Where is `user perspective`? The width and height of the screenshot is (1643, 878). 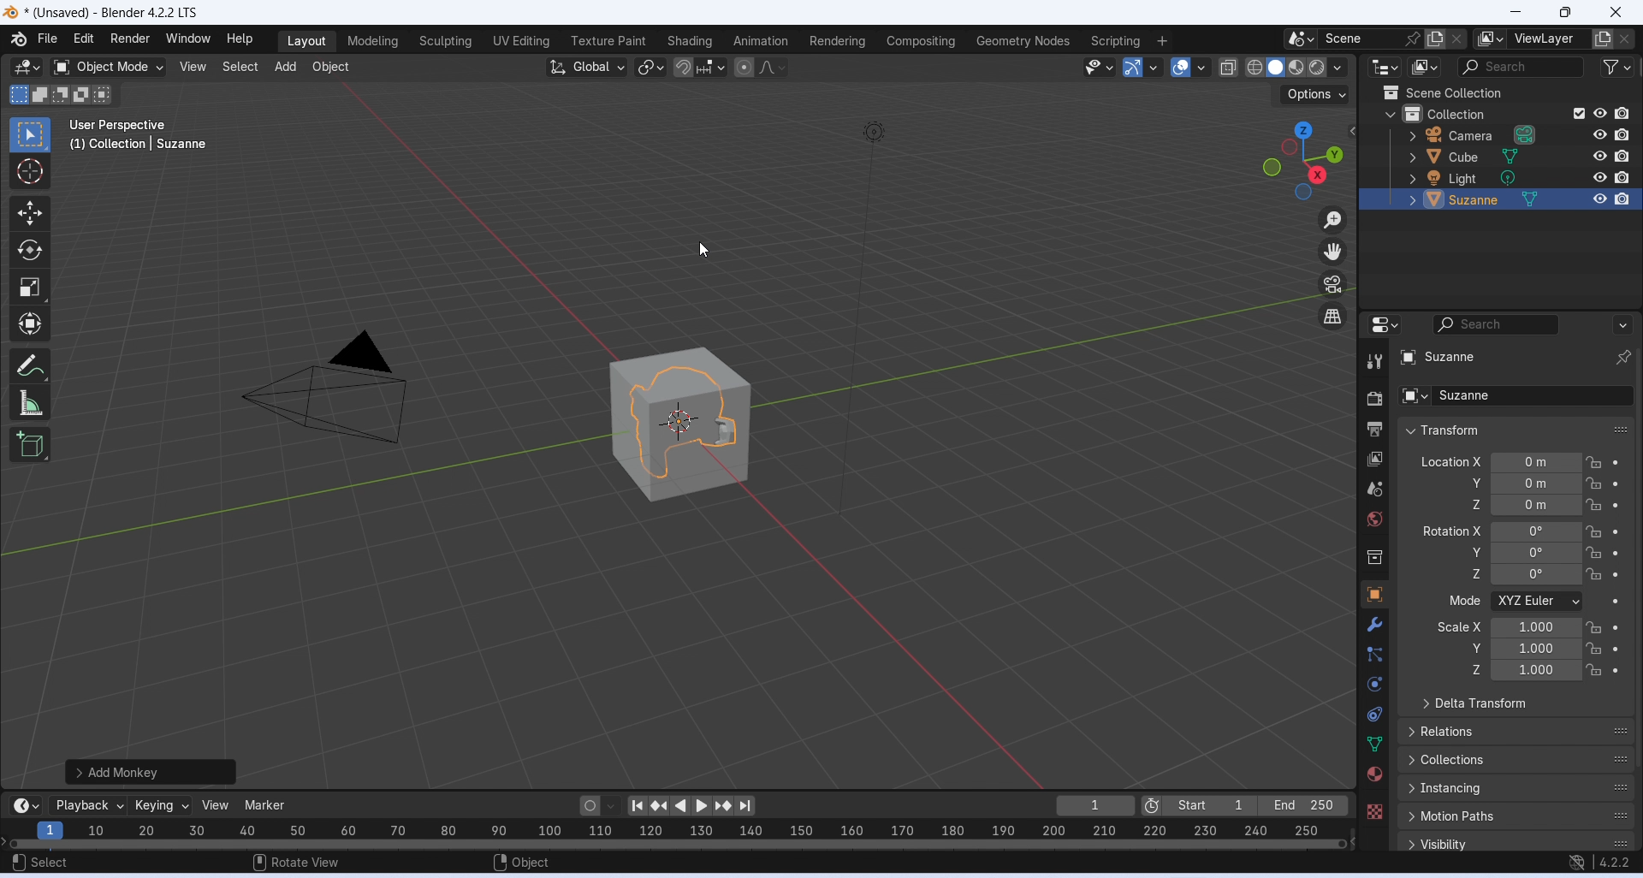
user perspective is located at coordinates (121, 124).